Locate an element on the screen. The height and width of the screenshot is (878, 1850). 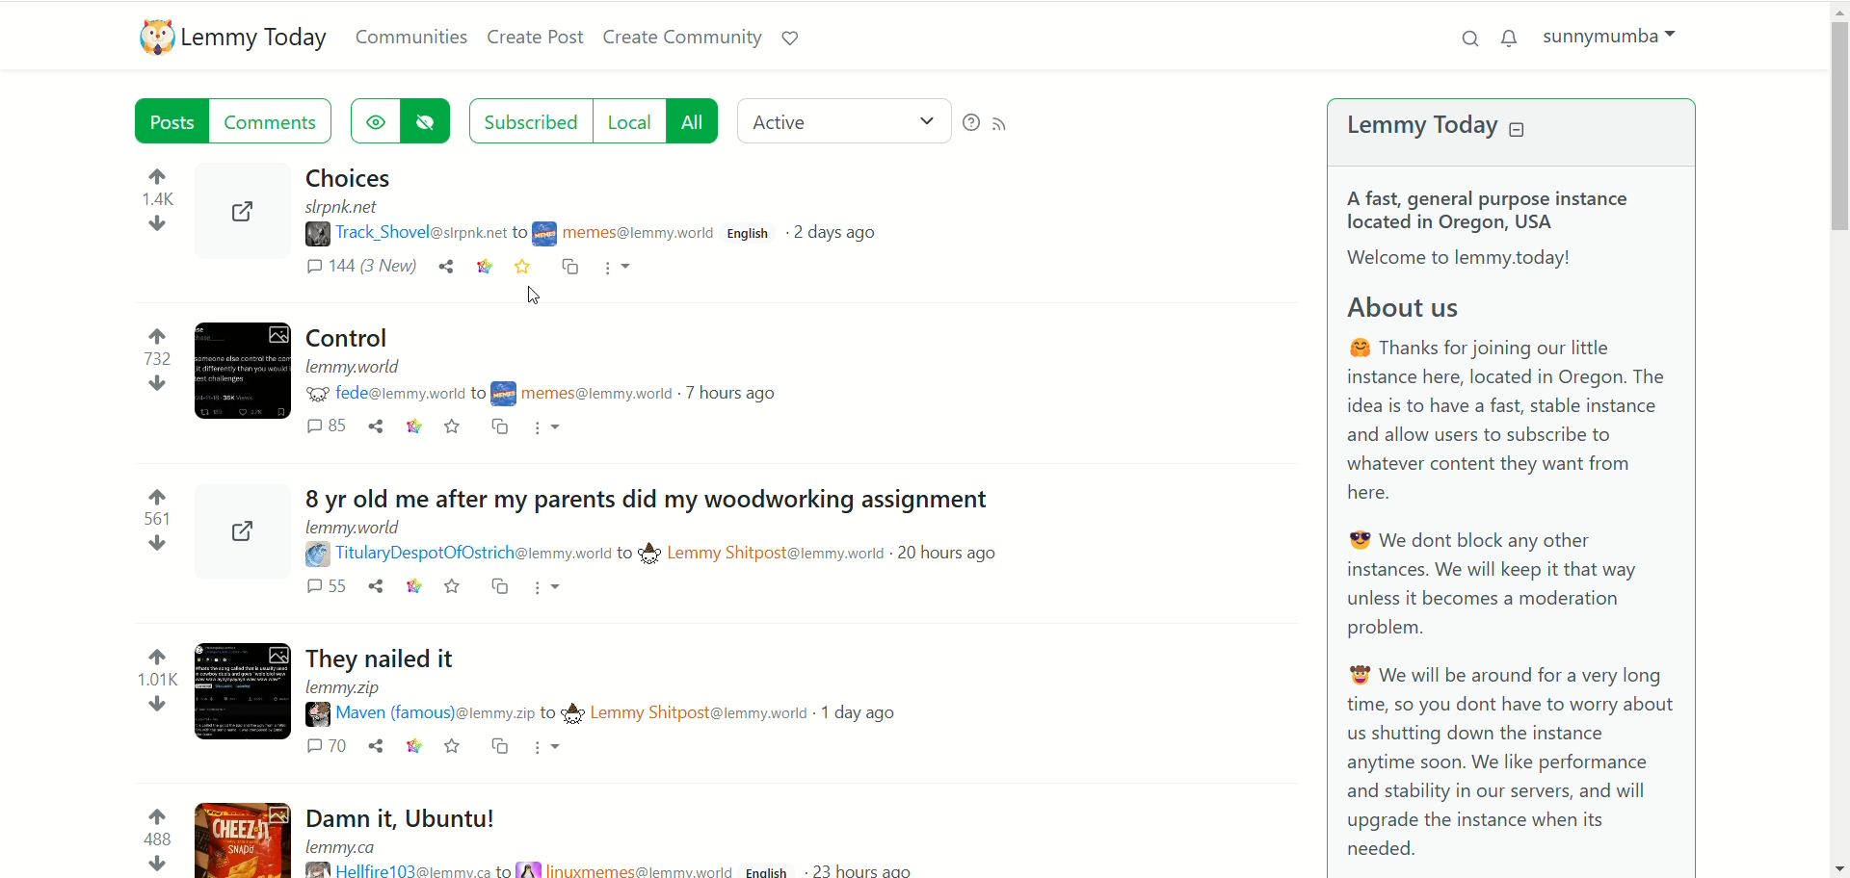
English(language) is located at coordinates (751, 231).